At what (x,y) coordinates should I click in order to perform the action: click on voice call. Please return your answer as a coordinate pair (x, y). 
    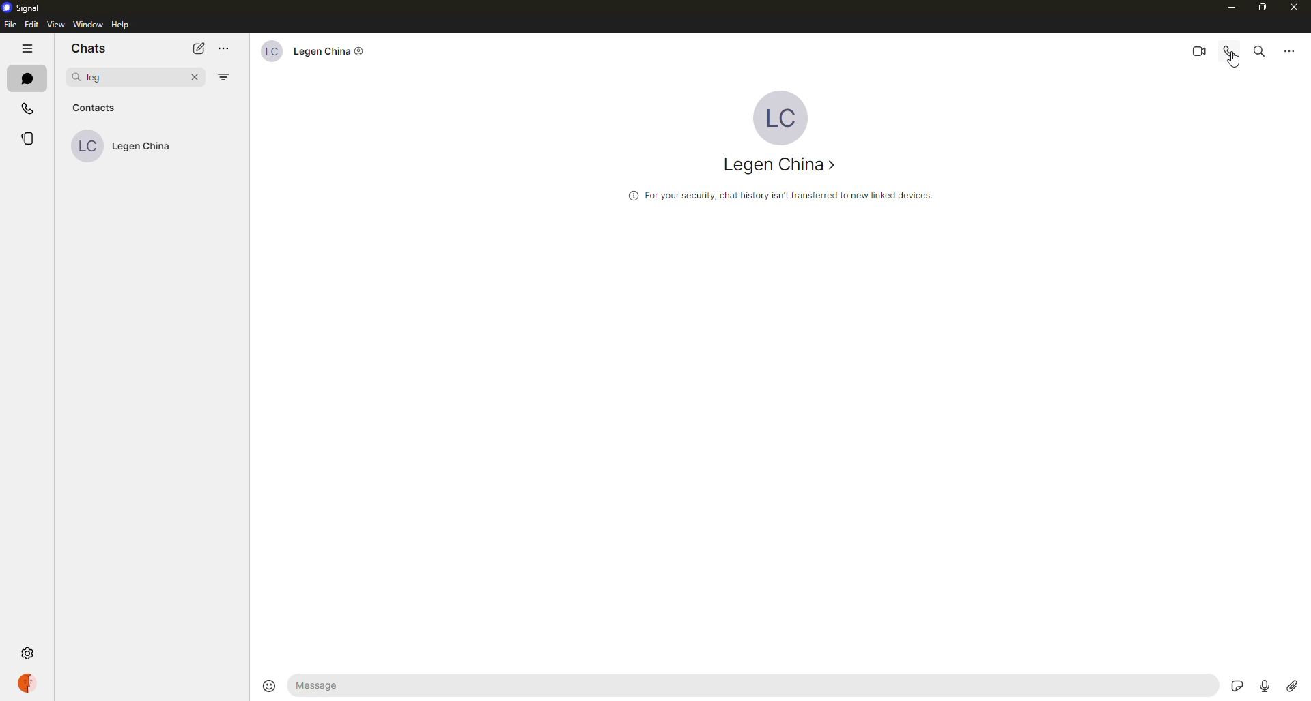
    Looking at the image, I should click on (1230, 52).